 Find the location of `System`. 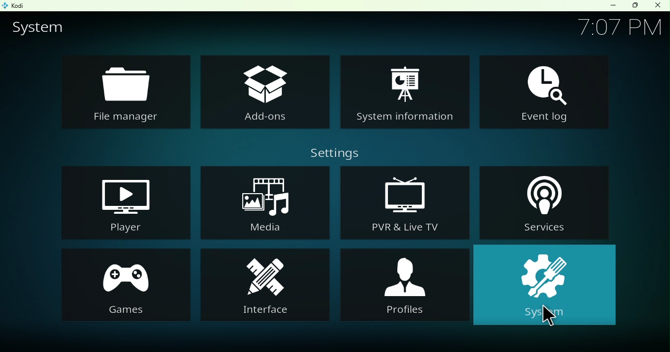

System is located at coordinates (549, 285).